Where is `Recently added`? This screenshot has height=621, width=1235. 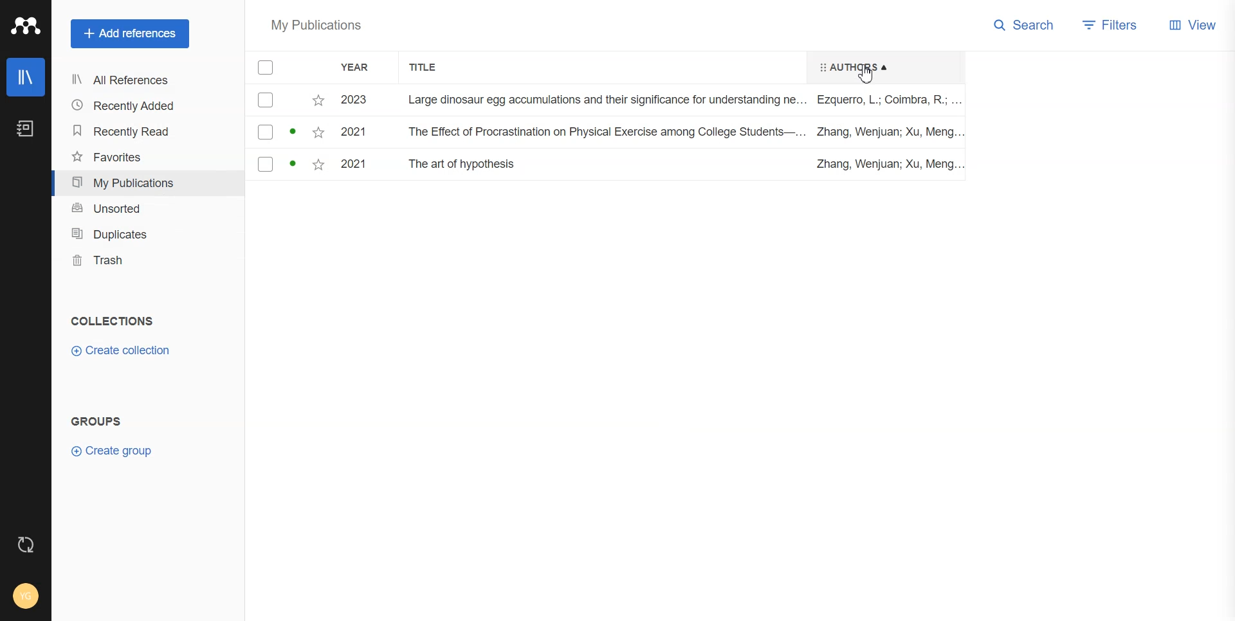 Recently added is located at coordinates (142, 106).